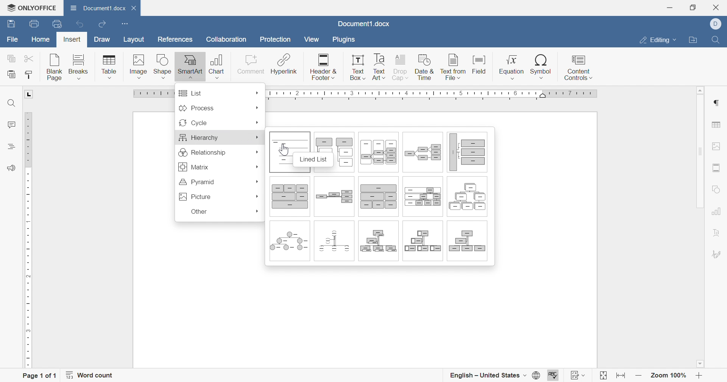  I want to click on Word count, so click(90, 375).